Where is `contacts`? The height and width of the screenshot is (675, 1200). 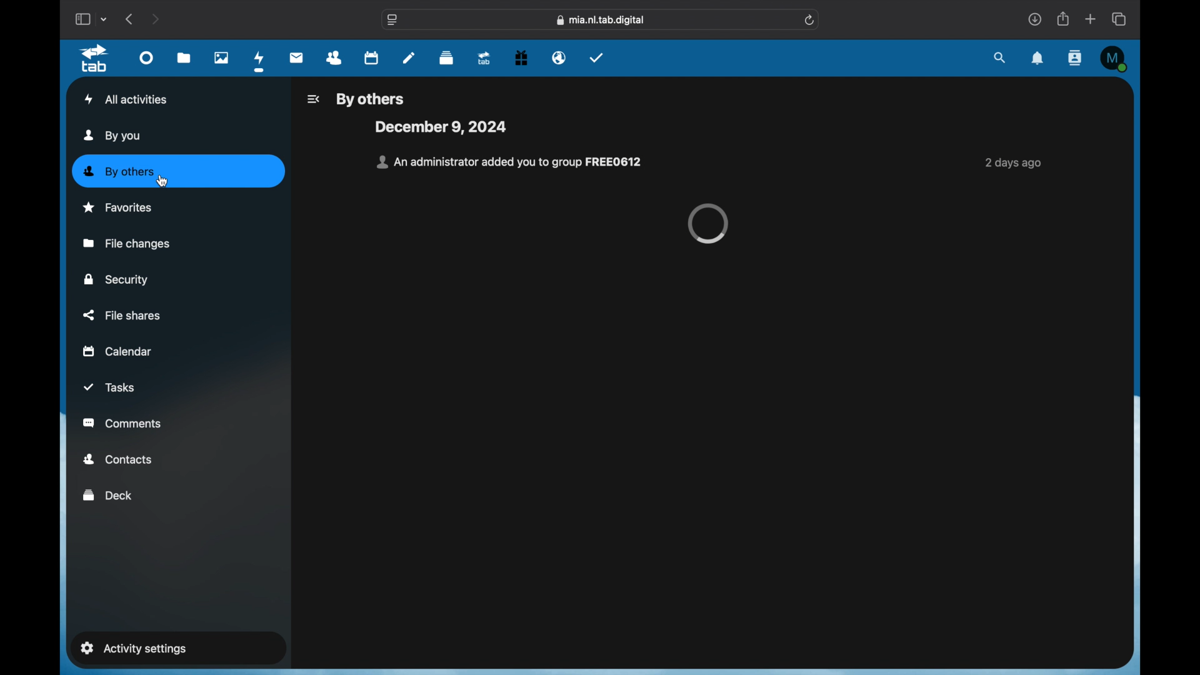
contacts is located at coordinates (115, 459).